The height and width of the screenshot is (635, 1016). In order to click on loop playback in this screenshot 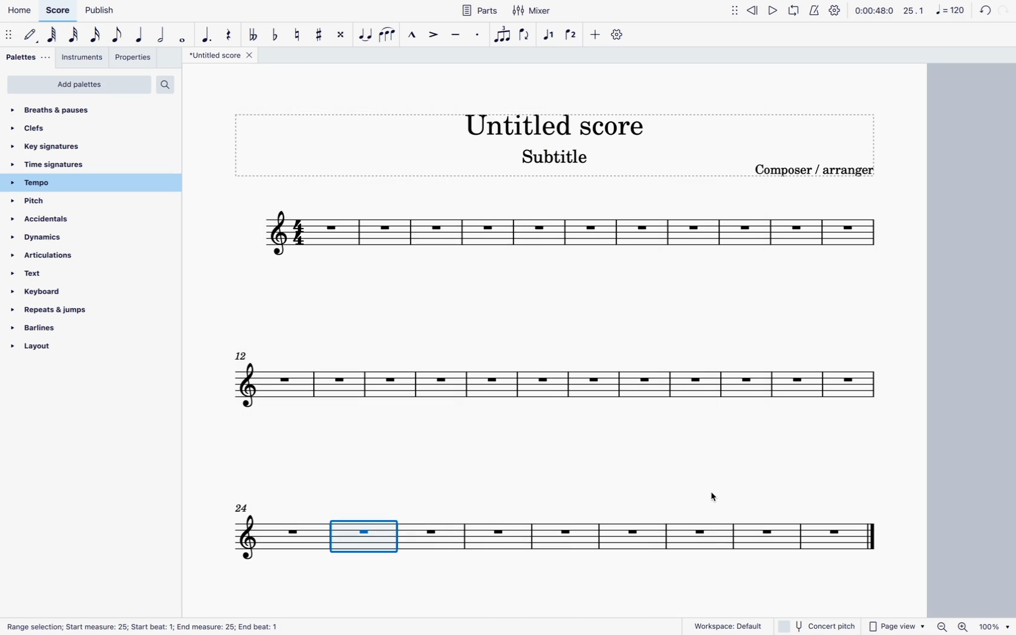, I will do `click(795, 11)`.